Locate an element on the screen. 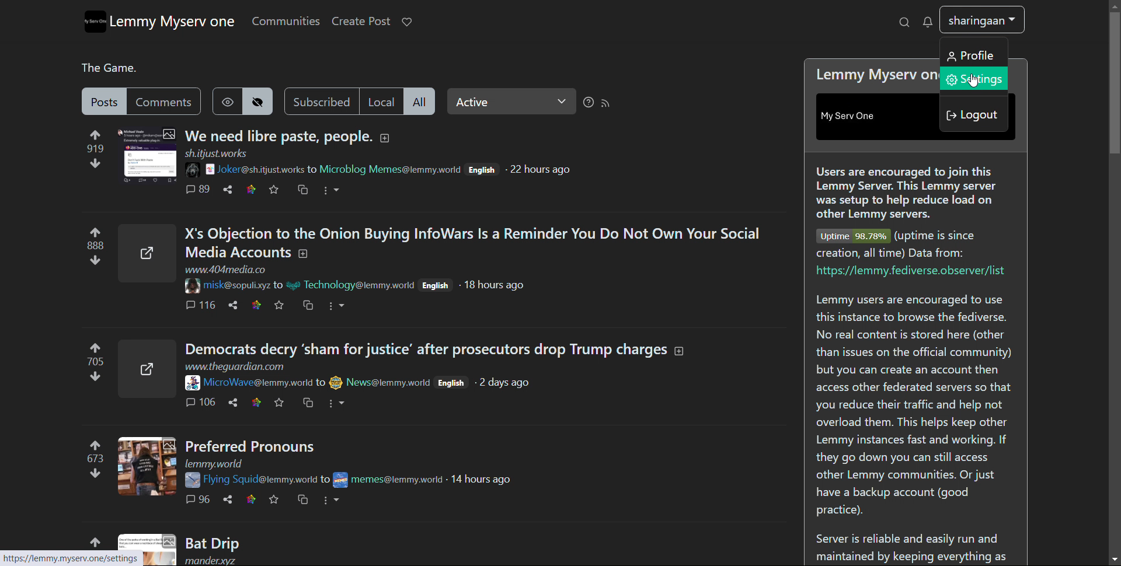 Image resolution: width=1121 pixels, height=566 pixels. favorites is located at coordinates (282, 401).